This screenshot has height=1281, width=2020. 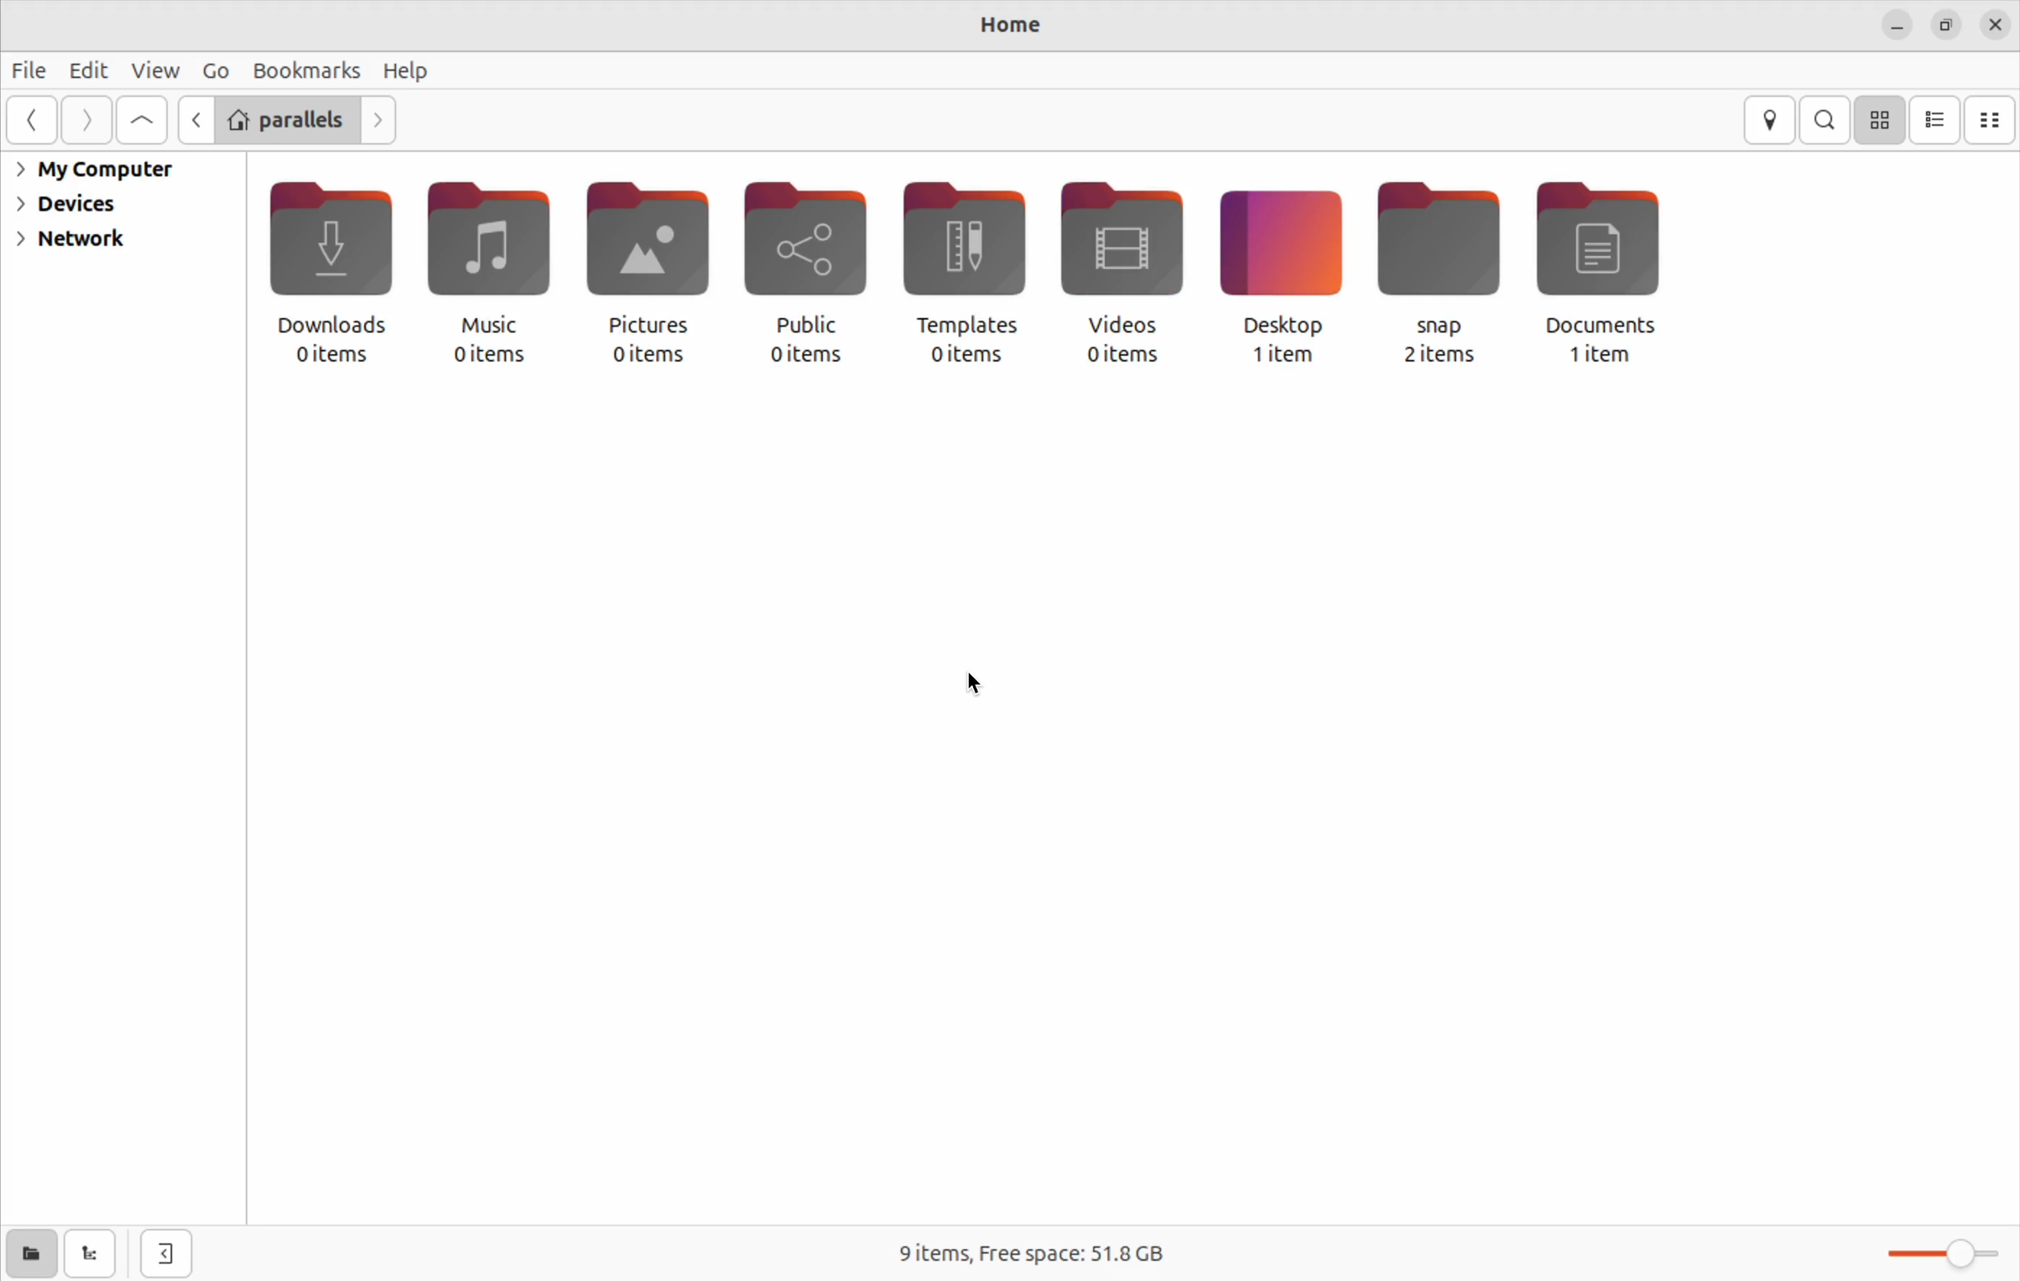 What do you see at coordinates (1936, 120) in the screenshot?
I see `list view` at bounding box center [1936, 120].